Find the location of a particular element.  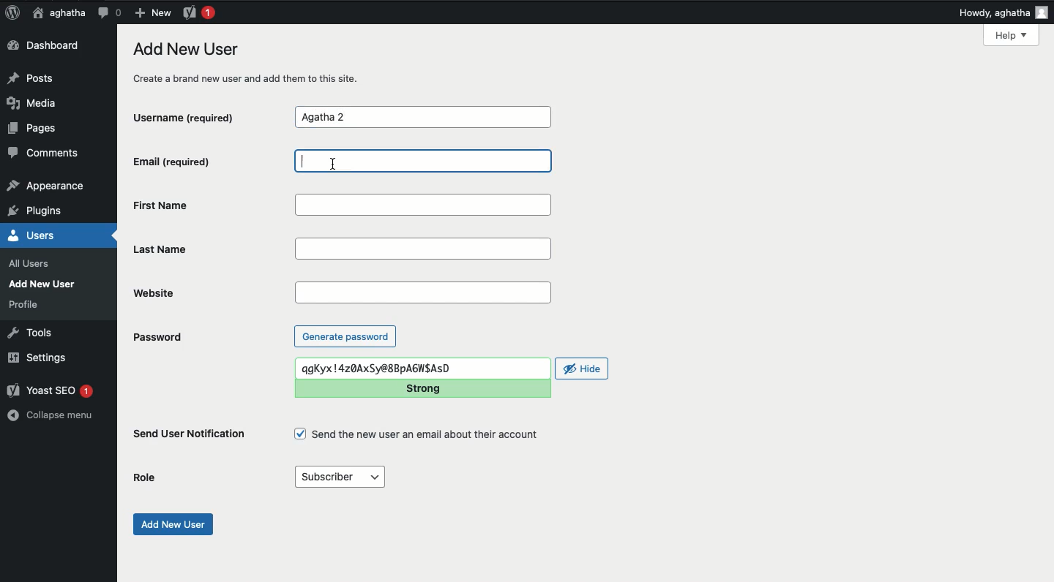

Role is located at coordinates (144, 477).